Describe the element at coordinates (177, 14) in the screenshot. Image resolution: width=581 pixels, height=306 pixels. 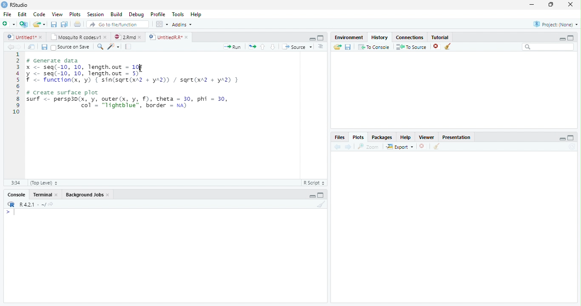
I see `Tools` at that location.